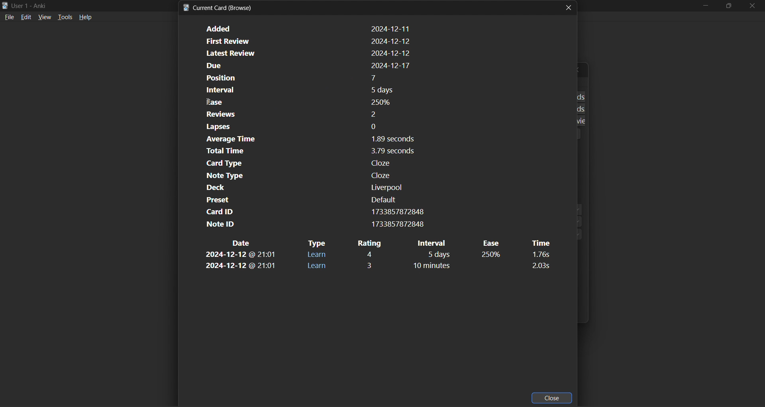 This screenshot has height=407, width=765. I want to click on ease, so click(490, 243).